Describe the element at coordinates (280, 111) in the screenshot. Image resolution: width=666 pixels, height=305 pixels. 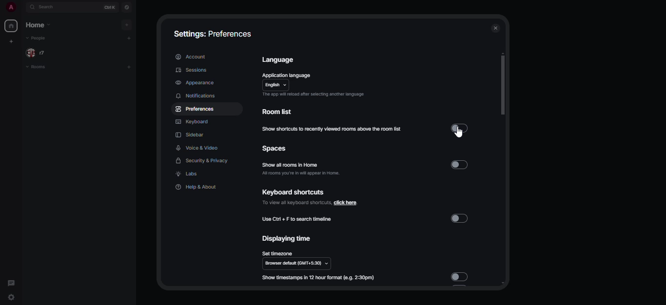
I see `room list` at that location.